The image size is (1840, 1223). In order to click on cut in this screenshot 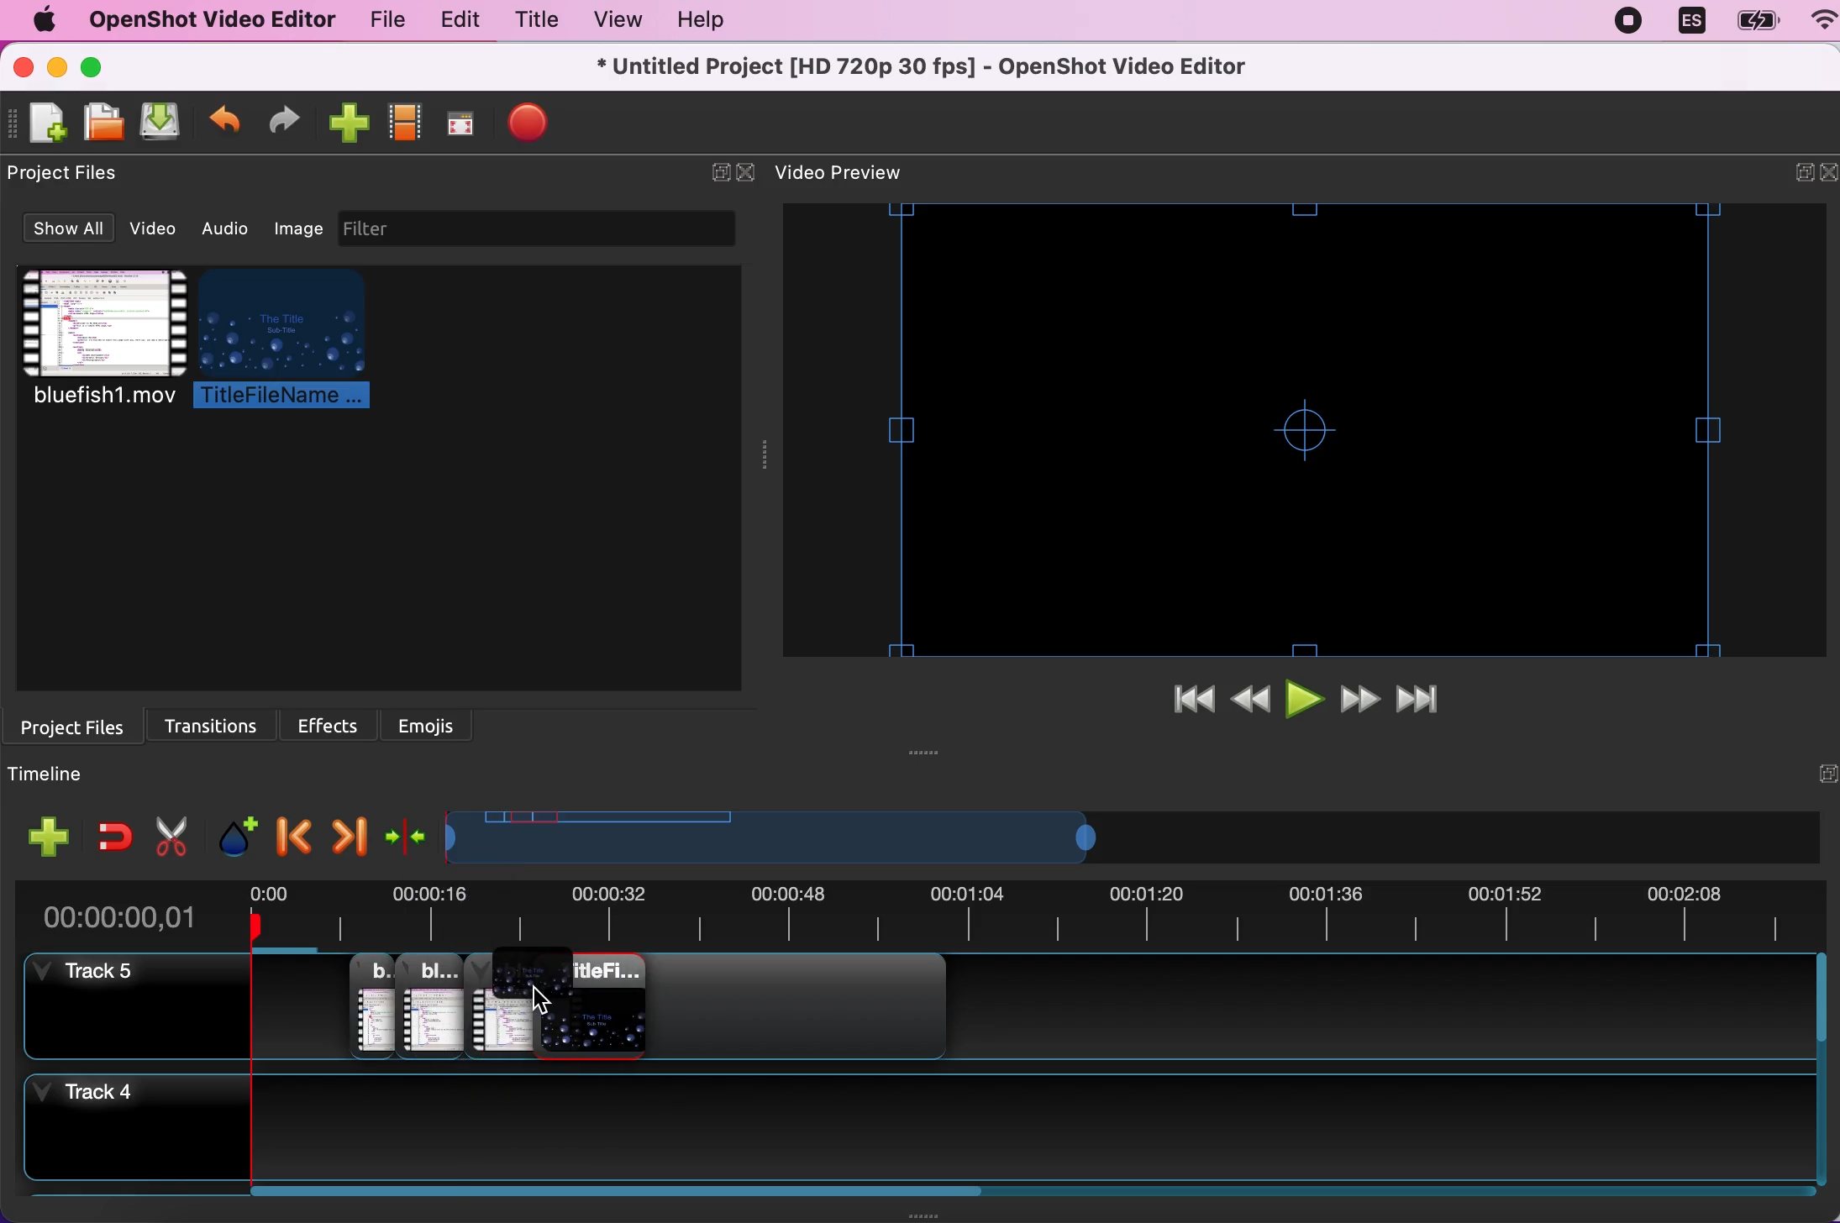, I will do `click(172, 833)`.